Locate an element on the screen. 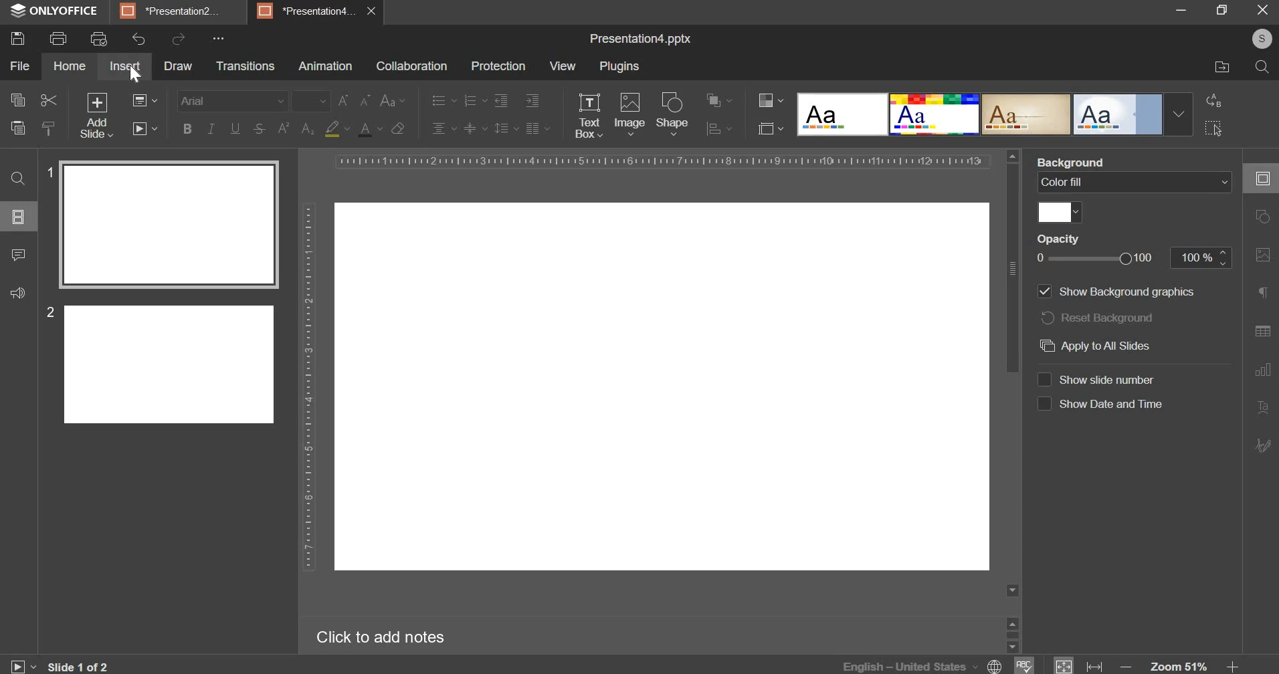  horizontal alignment is located at coordinates (444, 128).